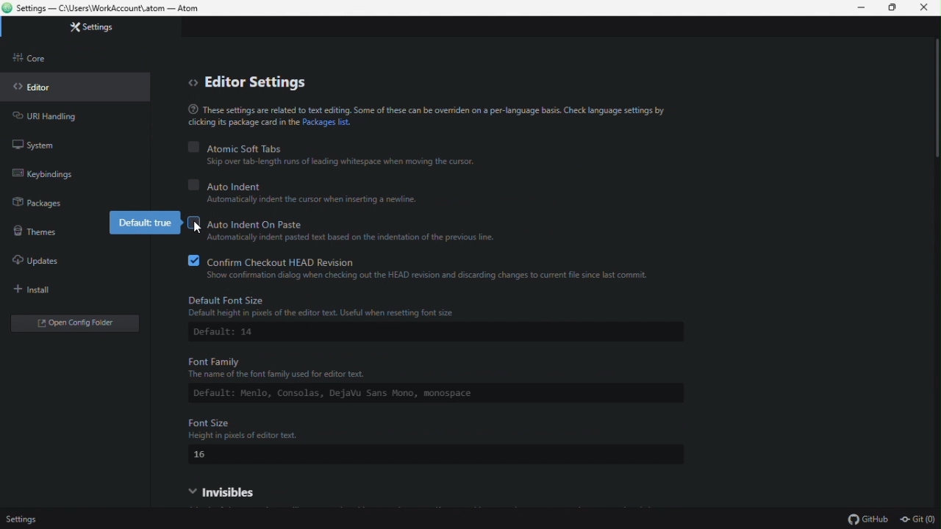 This screenshot has height=529, width=941. I want to click on Auto indent on paste( disabled), so click(348, 221).